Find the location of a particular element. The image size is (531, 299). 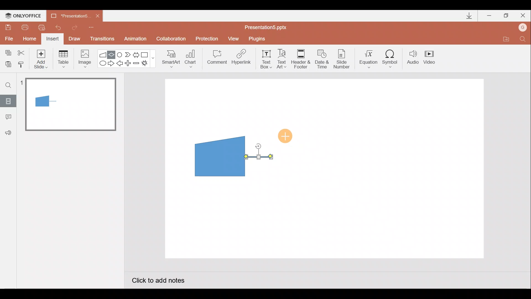

Explosion 1 is located at coordinates (148, 64).